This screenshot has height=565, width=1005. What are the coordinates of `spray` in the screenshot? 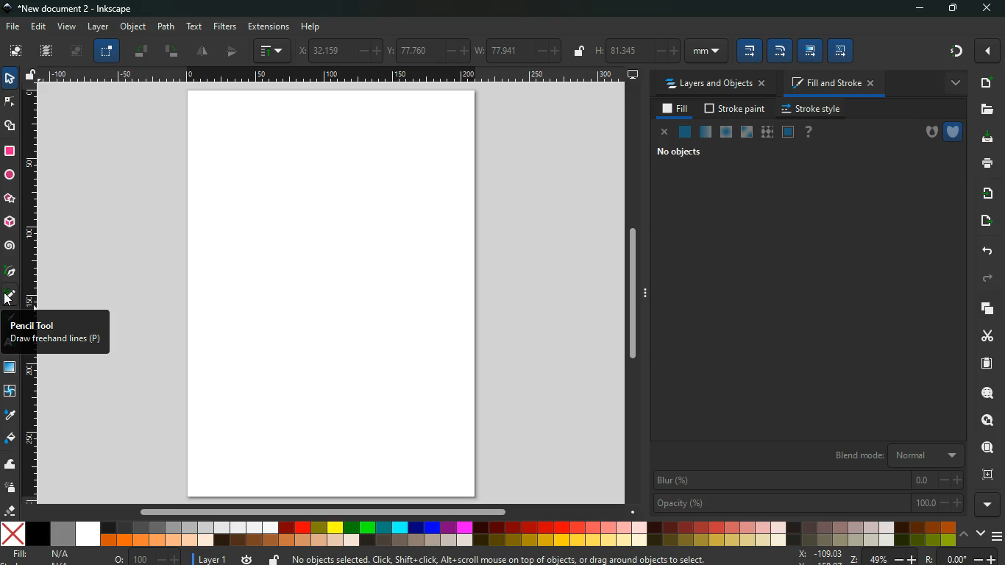 It's located at (11, 488).